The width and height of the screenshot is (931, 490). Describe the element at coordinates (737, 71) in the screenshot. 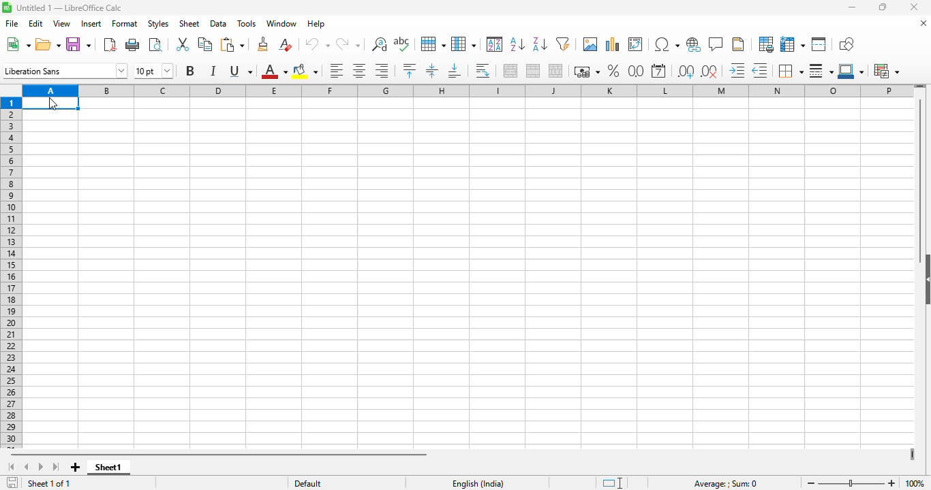

I see `increase indent` at that location.